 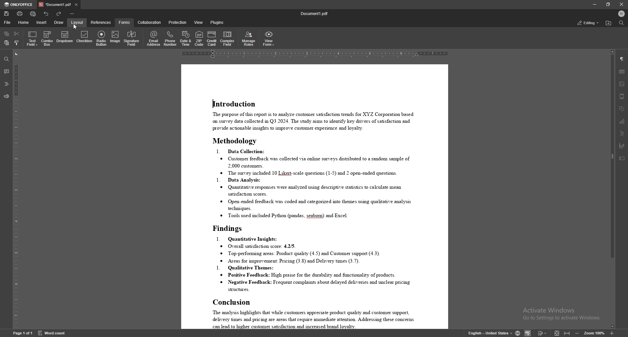 What do you see at coordinates (588, 23) in the screenshot?
I see `status` at bounding box center [588, 23].